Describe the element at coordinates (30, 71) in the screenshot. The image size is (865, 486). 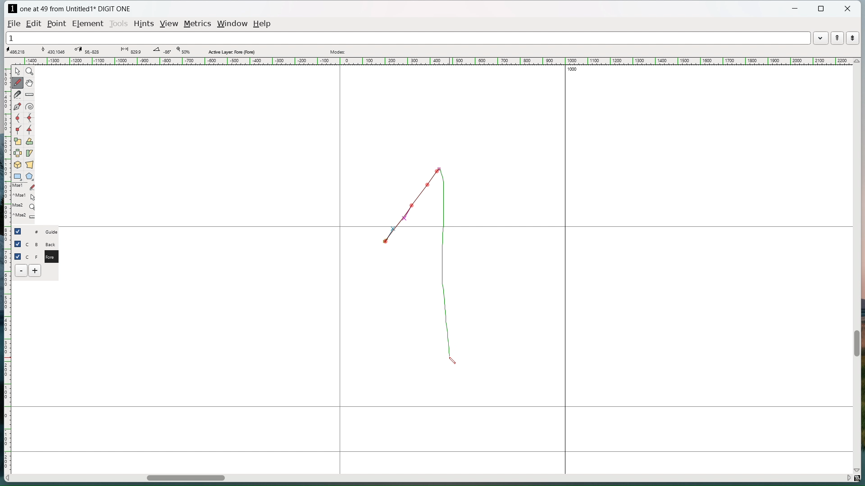
I see `magnify` at that location.